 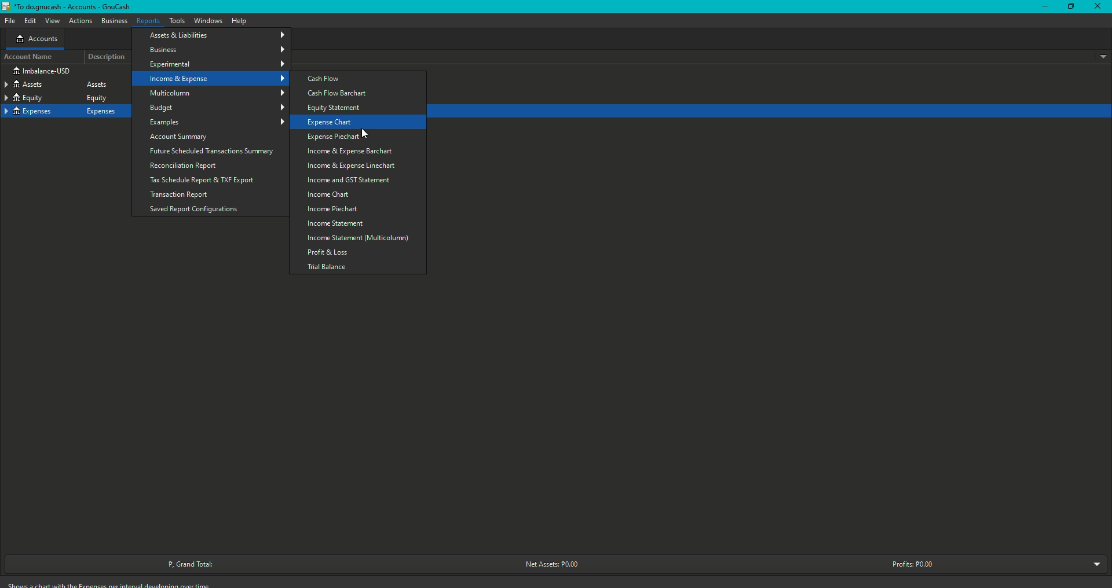 I want to click on GnuCash, so click(x=69, y=7).